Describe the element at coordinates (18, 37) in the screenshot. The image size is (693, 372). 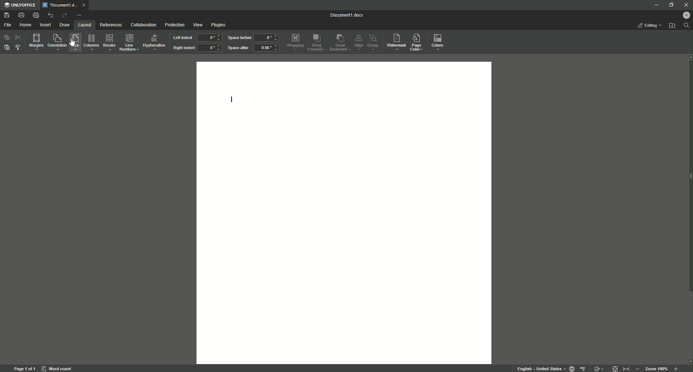
I see `Cut` at that location.